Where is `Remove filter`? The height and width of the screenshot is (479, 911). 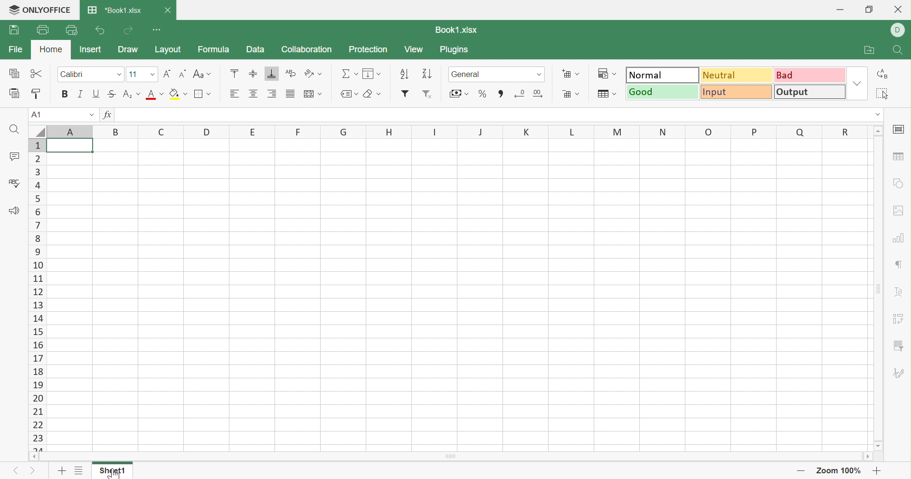 Remove filter is located at coordinates (427, 94).